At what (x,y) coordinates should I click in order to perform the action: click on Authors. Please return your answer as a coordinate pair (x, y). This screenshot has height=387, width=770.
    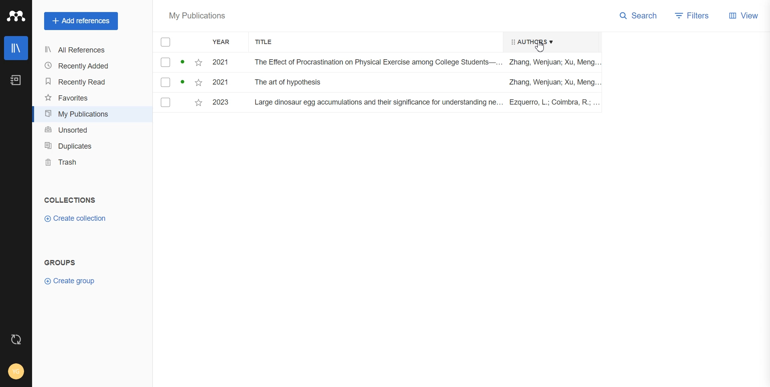
    Looking at the image, I should click on (529, 41).